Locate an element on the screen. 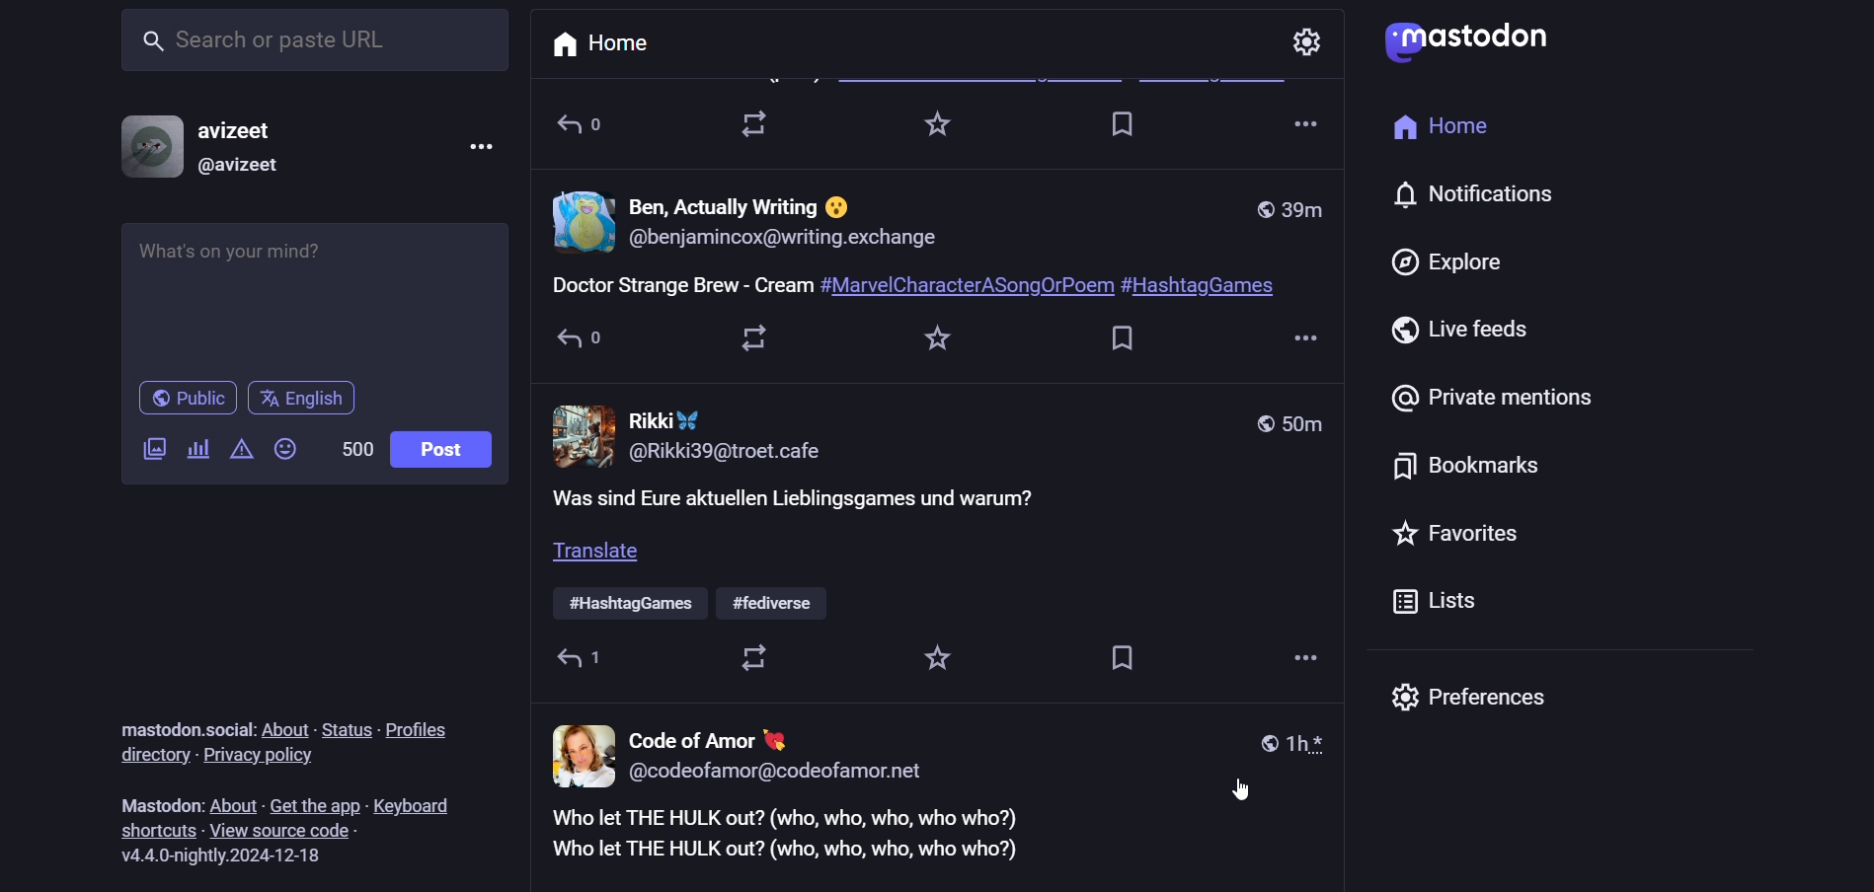 This screenshot has width=1874, height=892. bookmarks is located at coordinates (1470, 473).